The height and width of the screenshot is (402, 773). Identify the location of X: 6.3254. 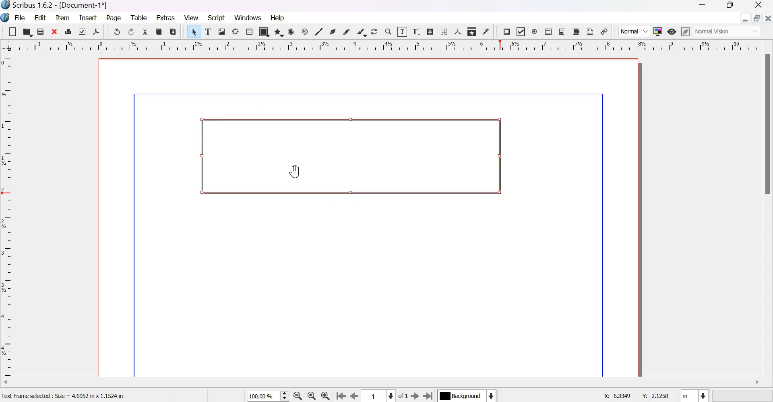
(614, 396).